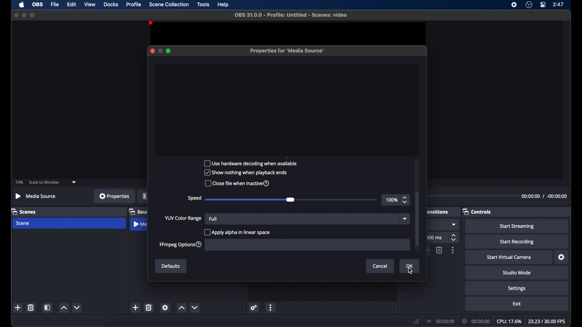  What do you see at coordinates (44, 183) in the screenshot?
I see `scale to window` at bounding box center [44, 183].